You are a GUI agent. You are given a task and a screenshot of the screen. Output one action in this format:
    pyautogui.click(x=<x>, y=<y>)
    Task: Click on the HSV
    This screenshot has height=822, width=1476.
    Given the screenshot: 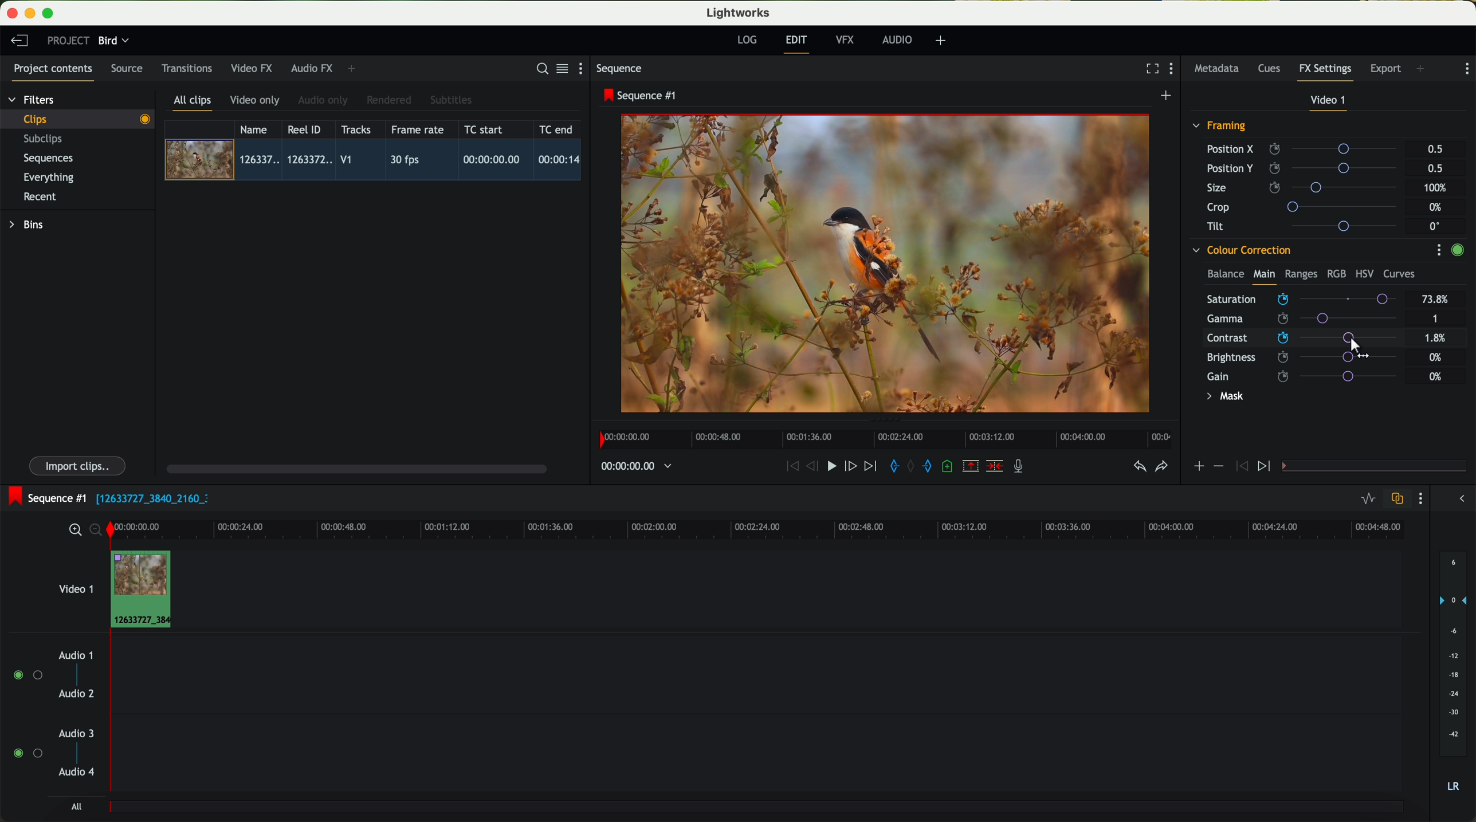 What is the action you would take?
    pyautogui.click(x=1364, y=273)
    